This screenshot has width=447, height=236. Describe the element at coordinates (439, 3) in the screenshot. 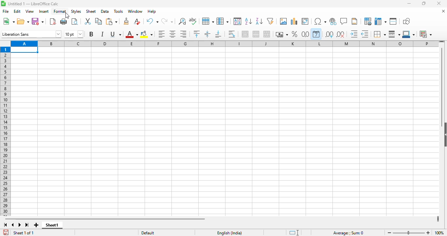

I see `close` at that location.